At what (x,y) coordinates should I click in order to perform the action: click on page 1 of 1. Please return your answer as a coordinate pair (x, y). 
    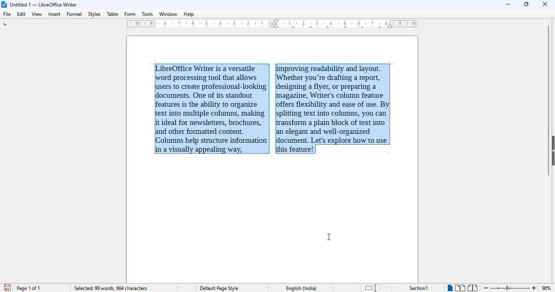
    Looking at the image, I should click on (28, 288).